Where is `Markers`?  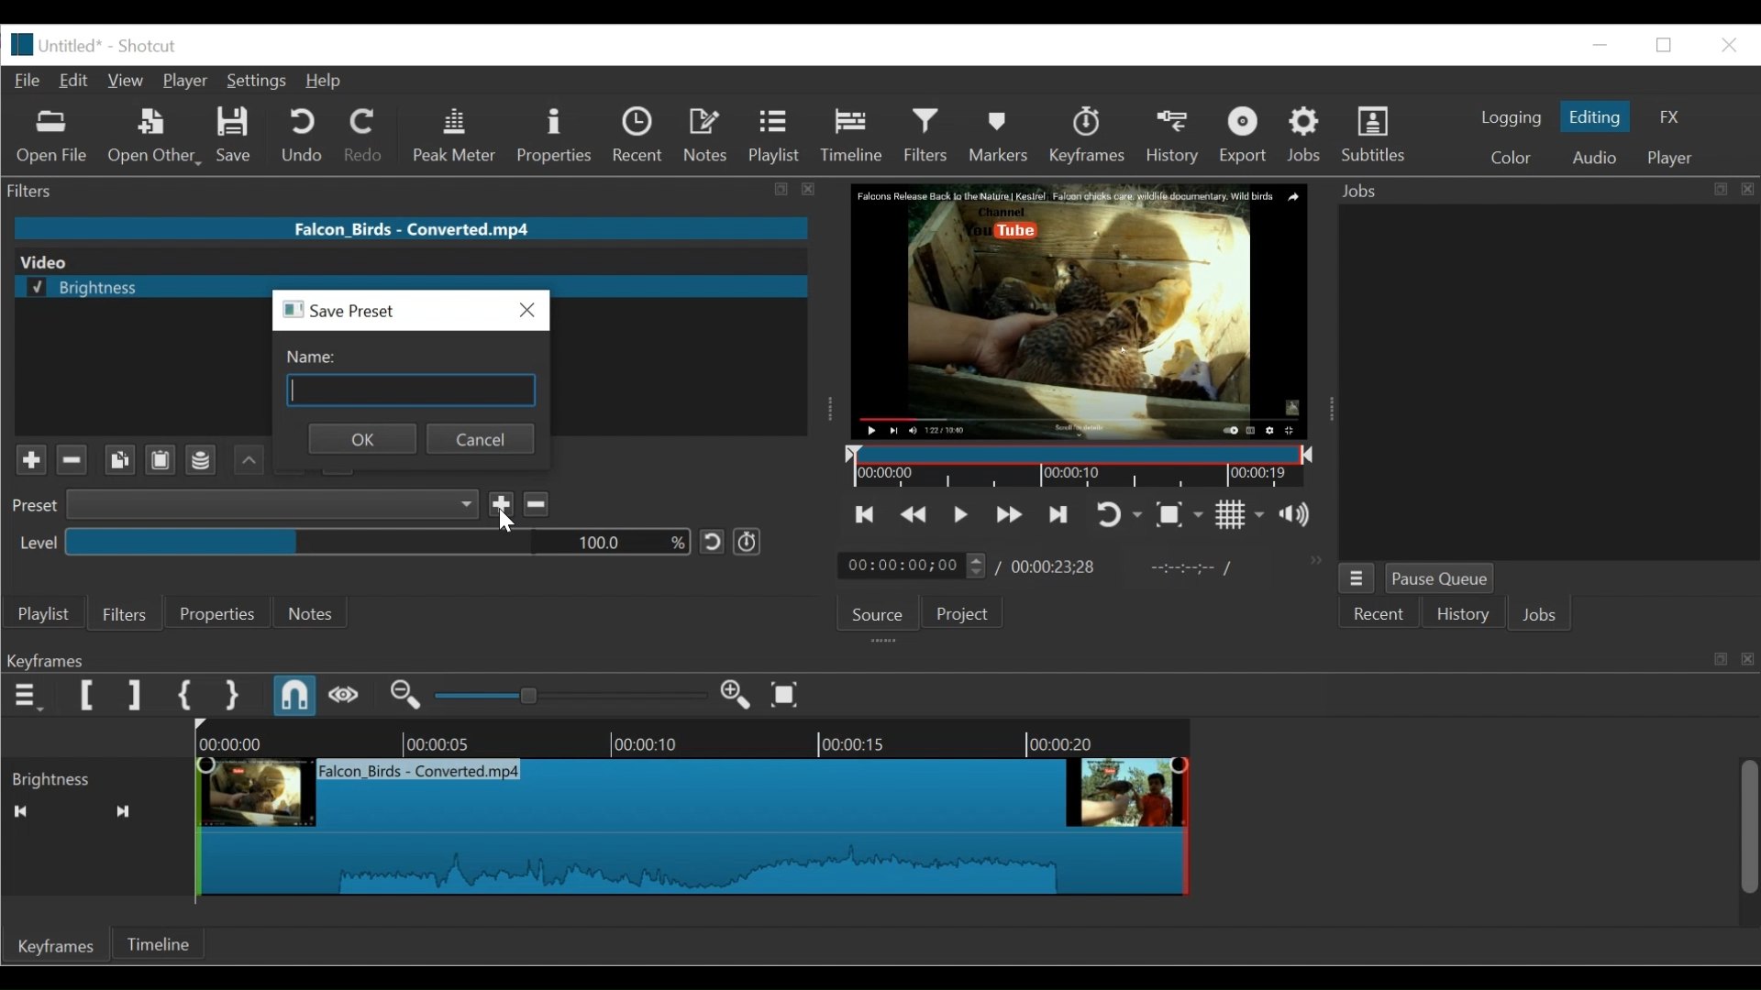
Markers is located at coordinates (1001, 135).